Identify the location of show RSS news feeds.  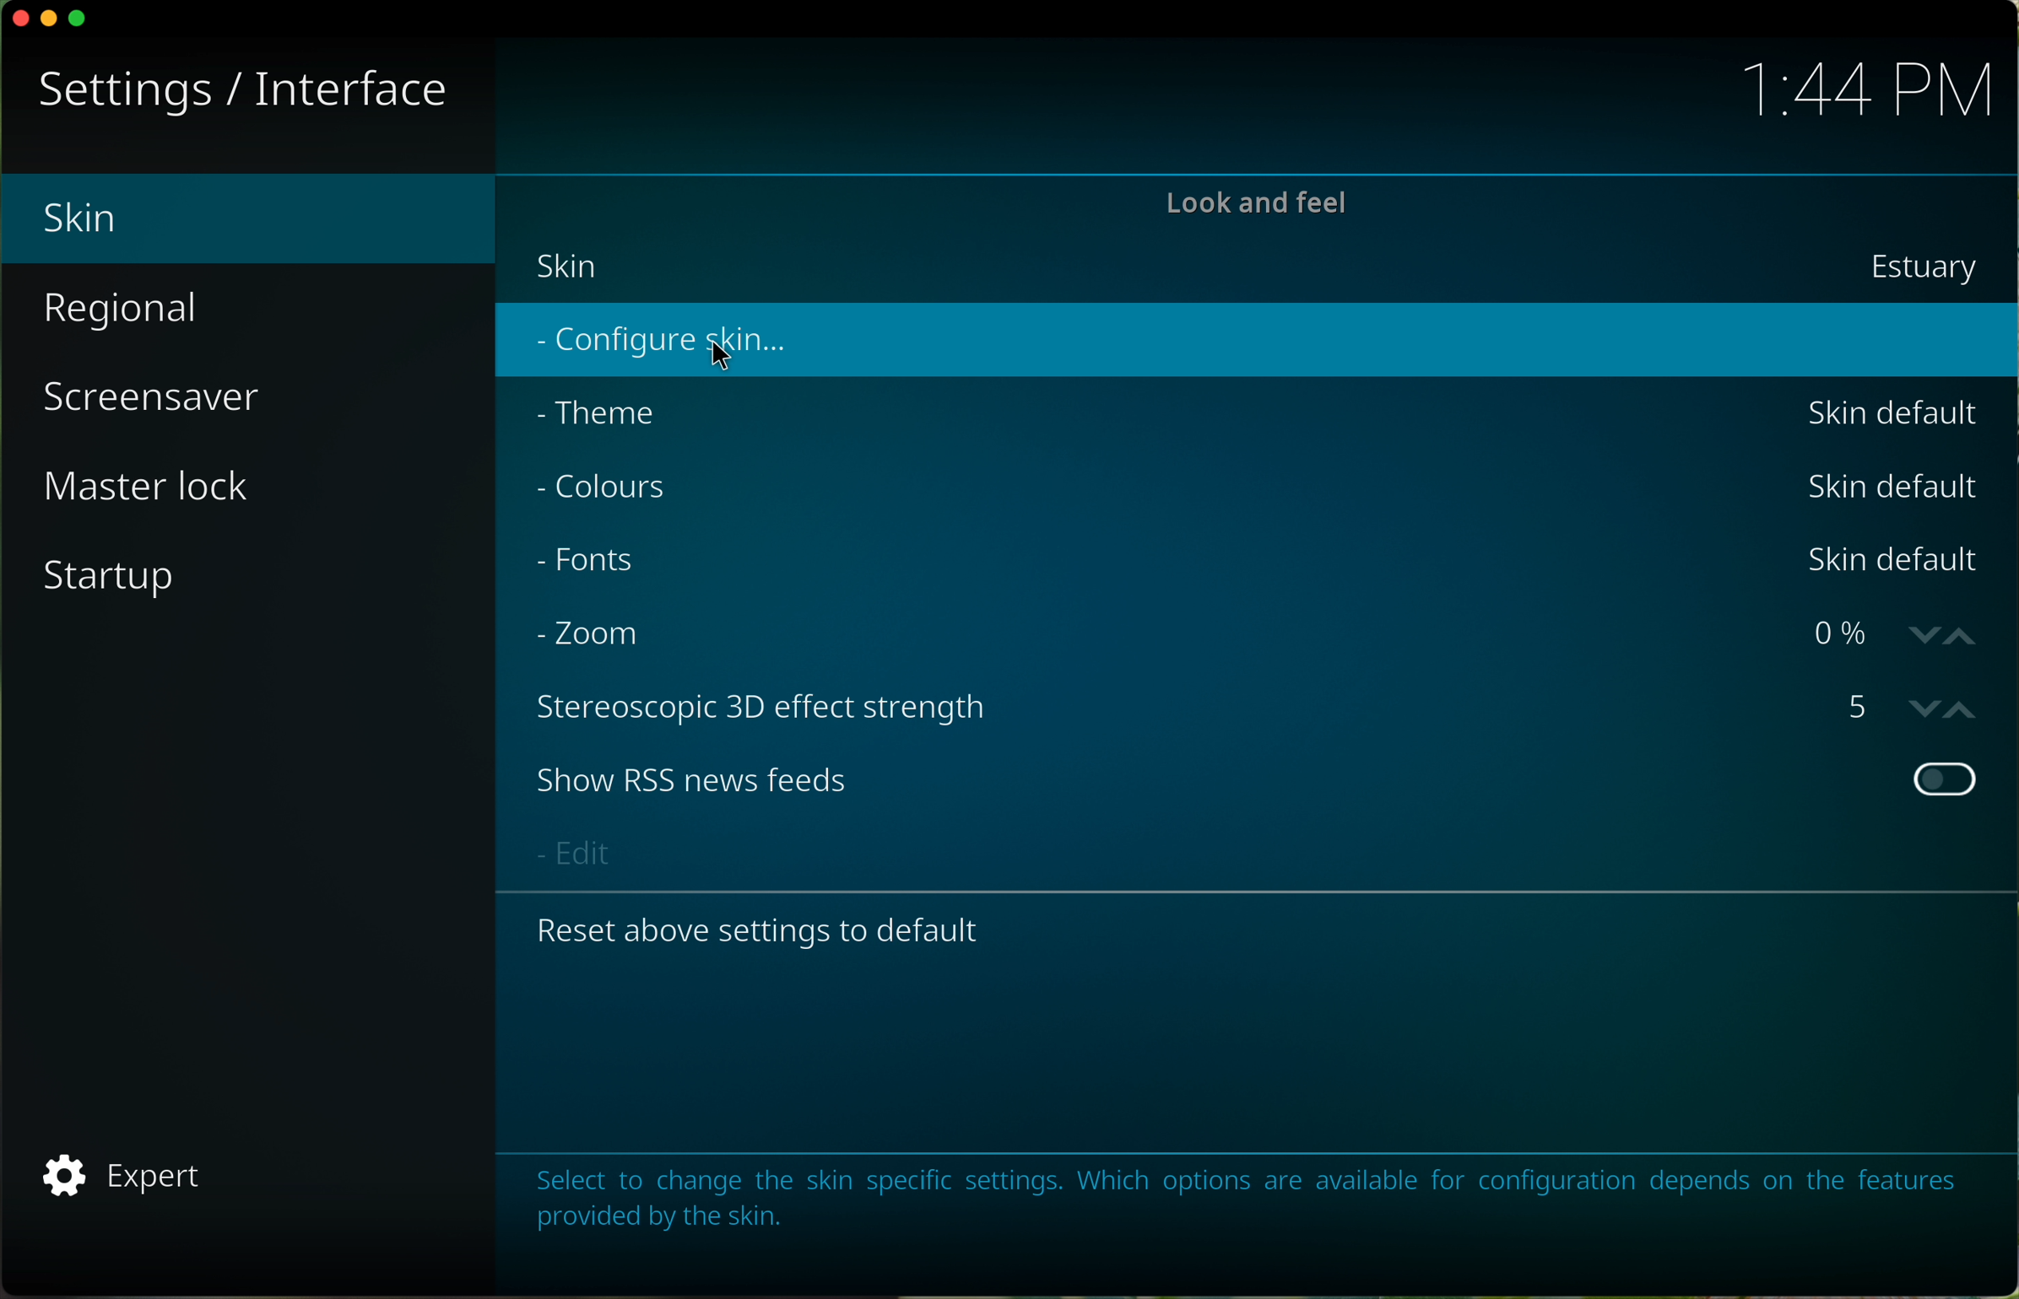
(696, 779).